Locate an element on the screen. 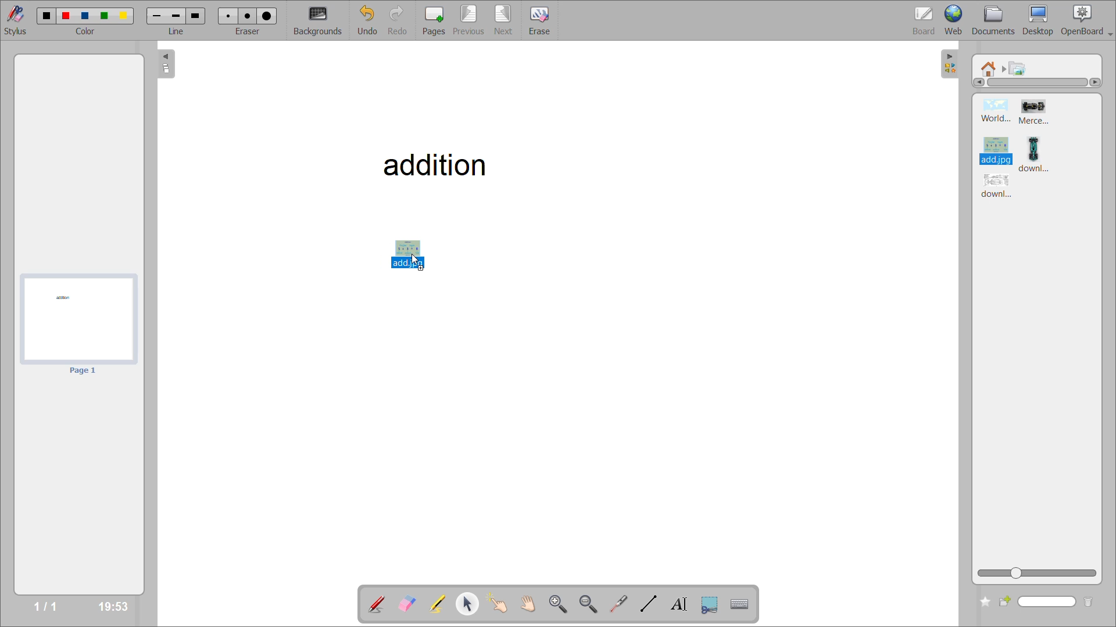 The image size is (1116, 627). image selected is located at coordinates (997, 151).